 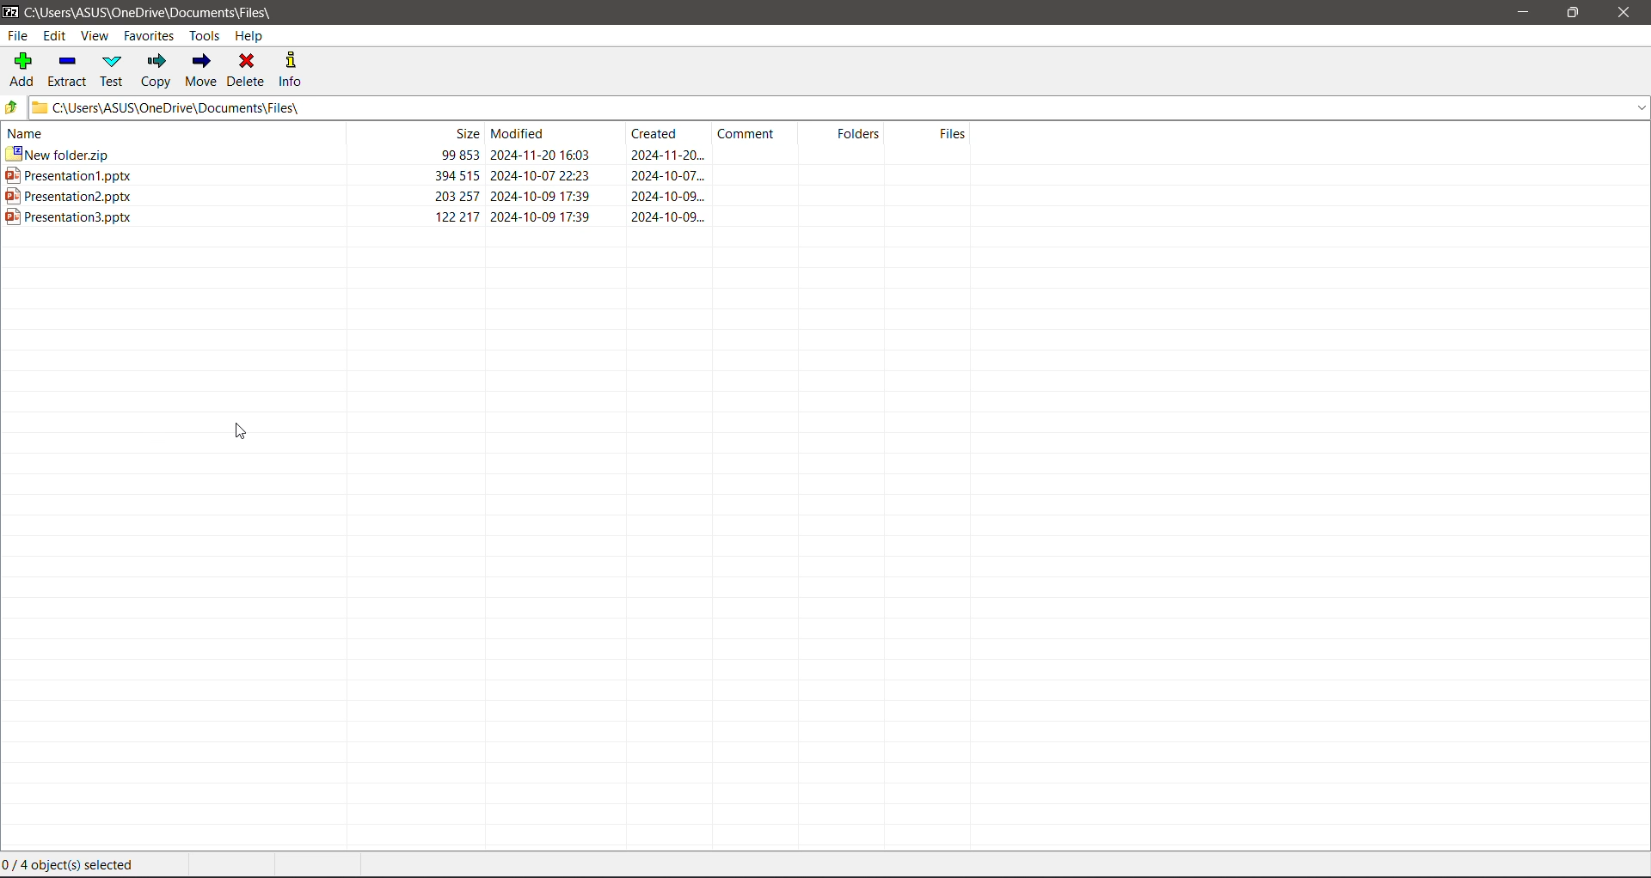 I want to click on comment, so click(x=751, y=131).